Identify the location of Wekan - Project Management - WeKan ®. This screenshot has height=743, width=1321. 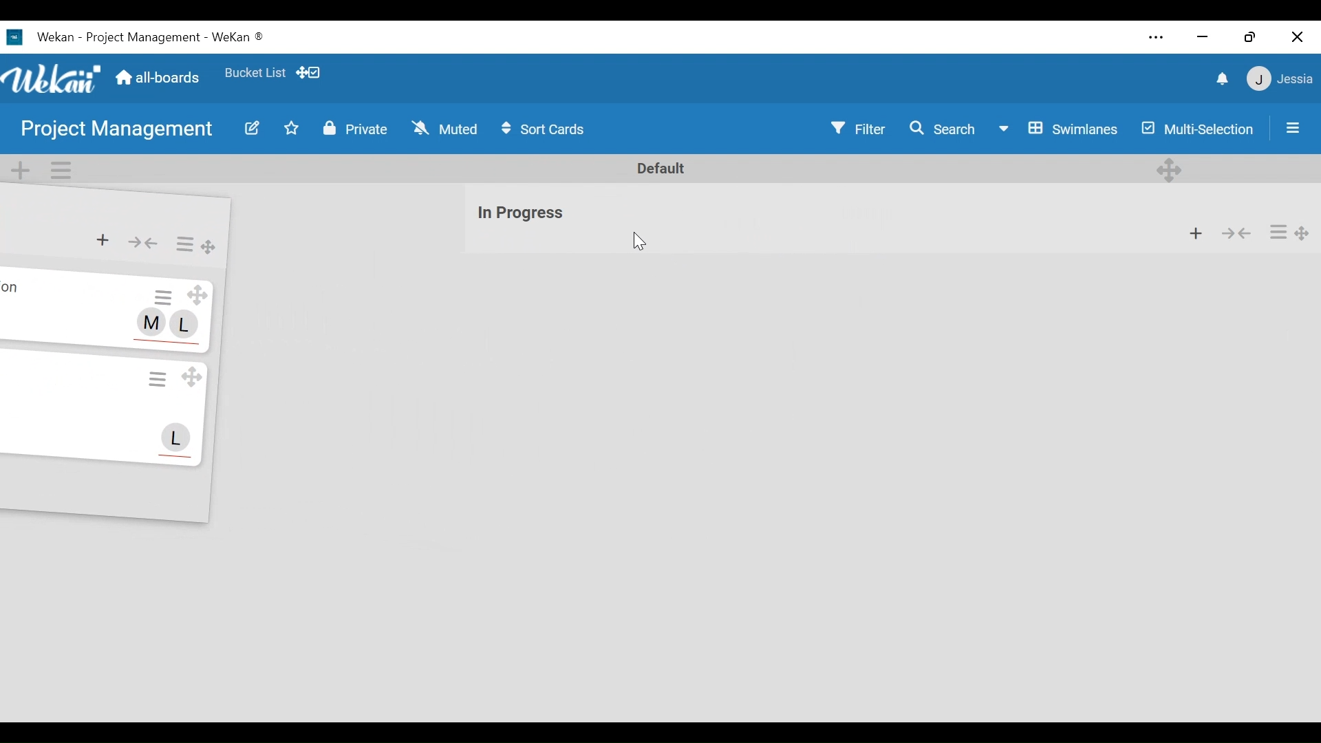
(153, 37).